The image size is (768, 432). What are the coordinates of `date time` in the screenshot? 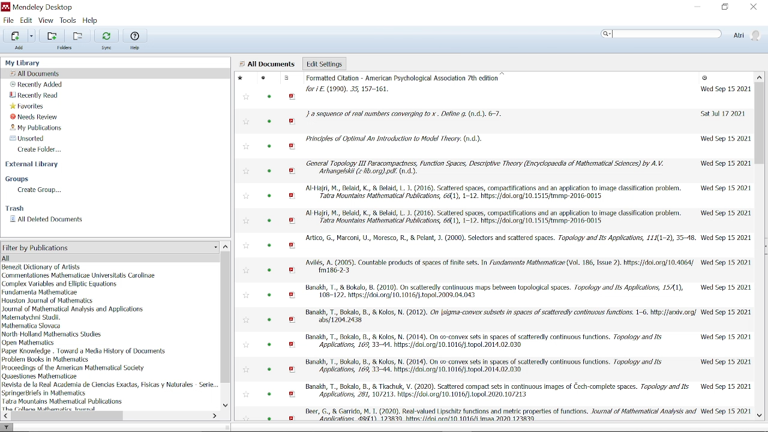 It's located at (725, 337).